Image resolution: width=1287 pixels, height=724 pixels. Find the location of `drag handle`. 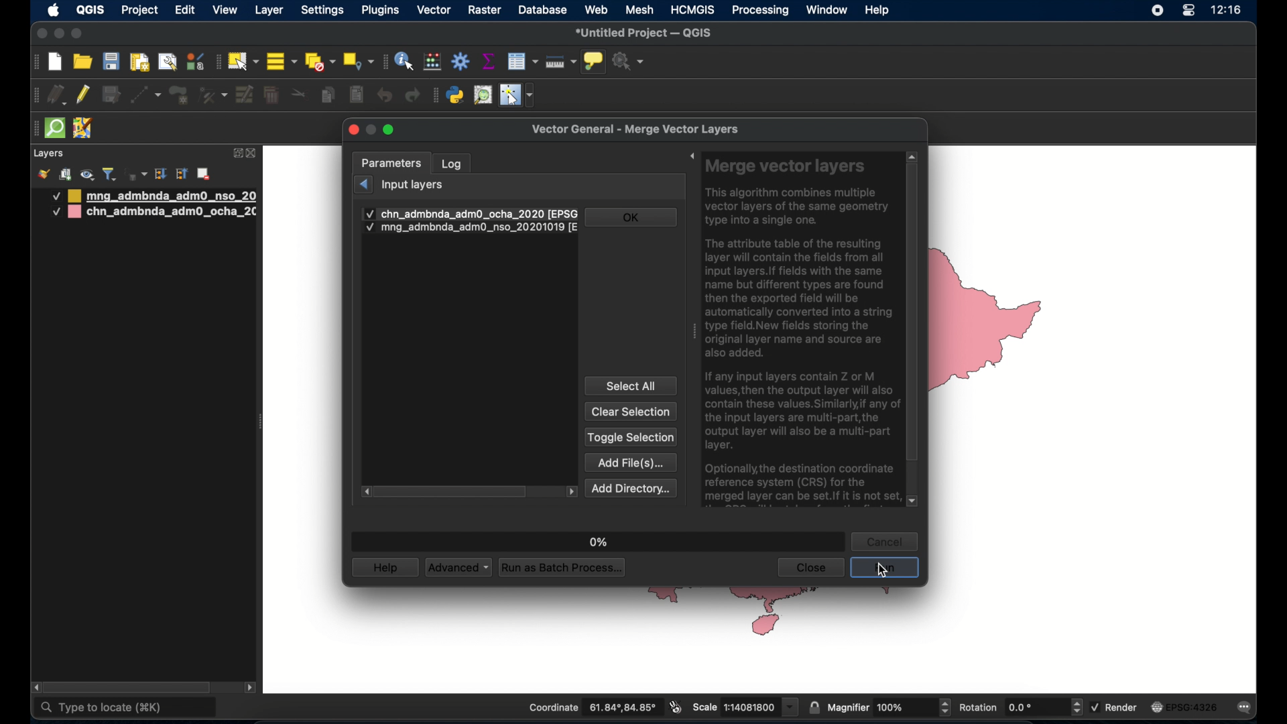

drag handle is located at coordinates (692, 334).